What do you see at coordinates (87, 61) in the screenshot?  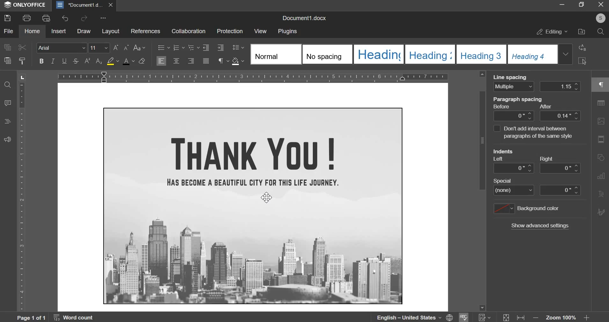 I see `superscript` at bounding box center [87, 61].